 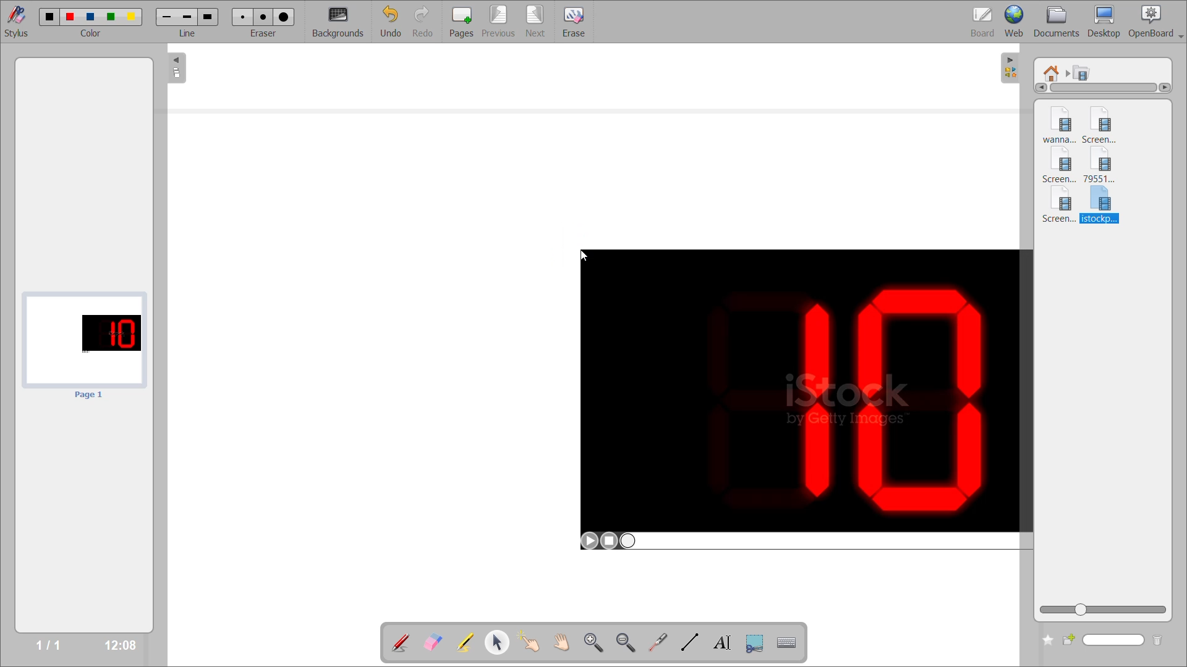 What do you see at coordinates (693, 644) in the screenshot?
I see `draw lines` at bounding box center [693, 644].